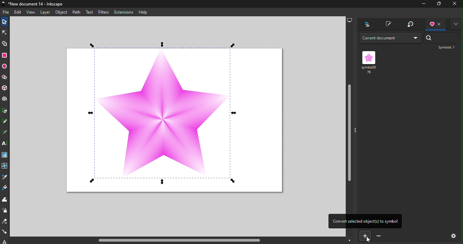  Describe the element at coordinates (5, 121) in the screenshot. I see `Pencil tool` at that location.